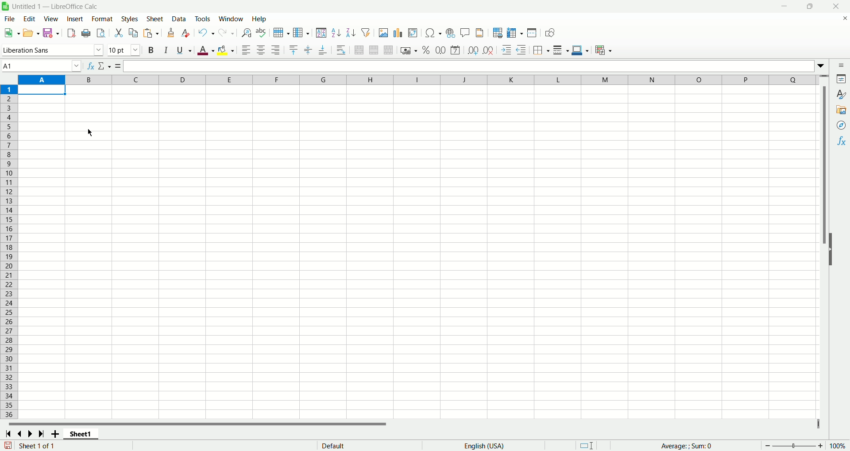 The width and height of the screenshot is (850, 451). I want to click on close, so click(836, 6).